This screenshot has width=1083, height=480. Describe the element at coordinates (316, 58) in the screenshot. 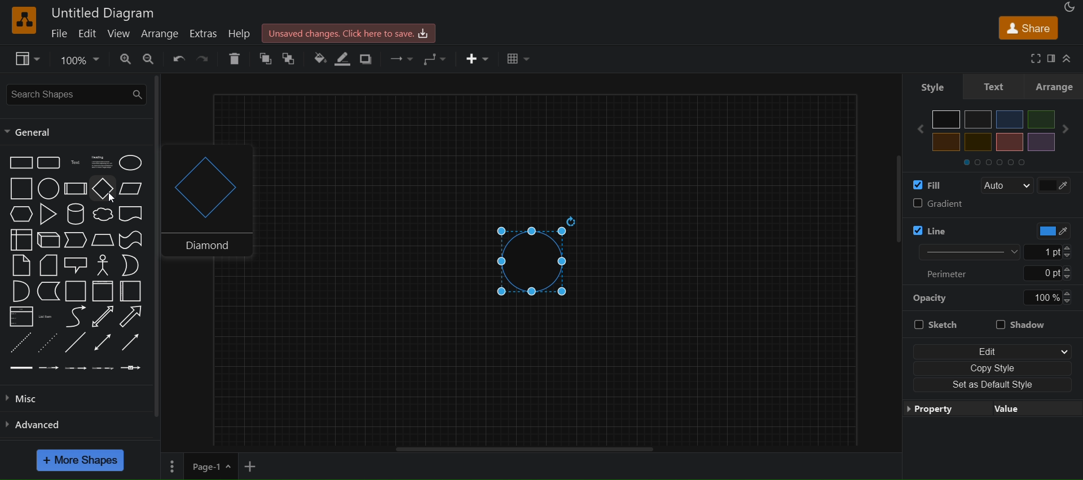

I see `fill color` at that location.